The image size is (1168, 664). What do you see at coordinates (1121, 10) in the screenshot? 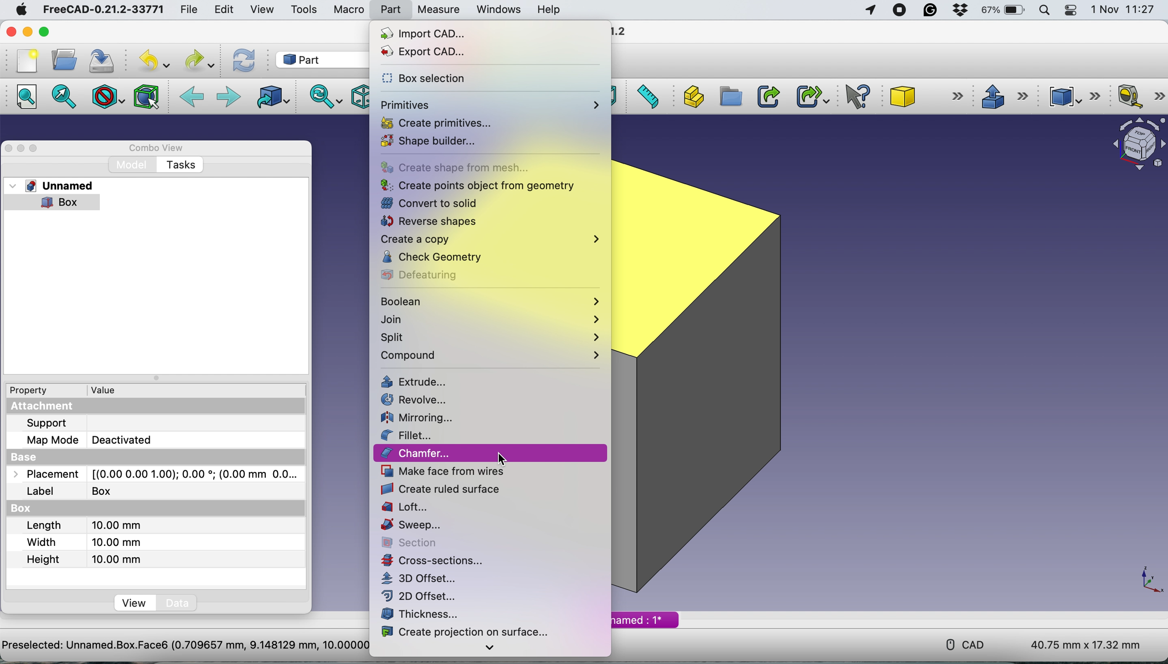
I see `date and time` at bounding box center [1121, 10].